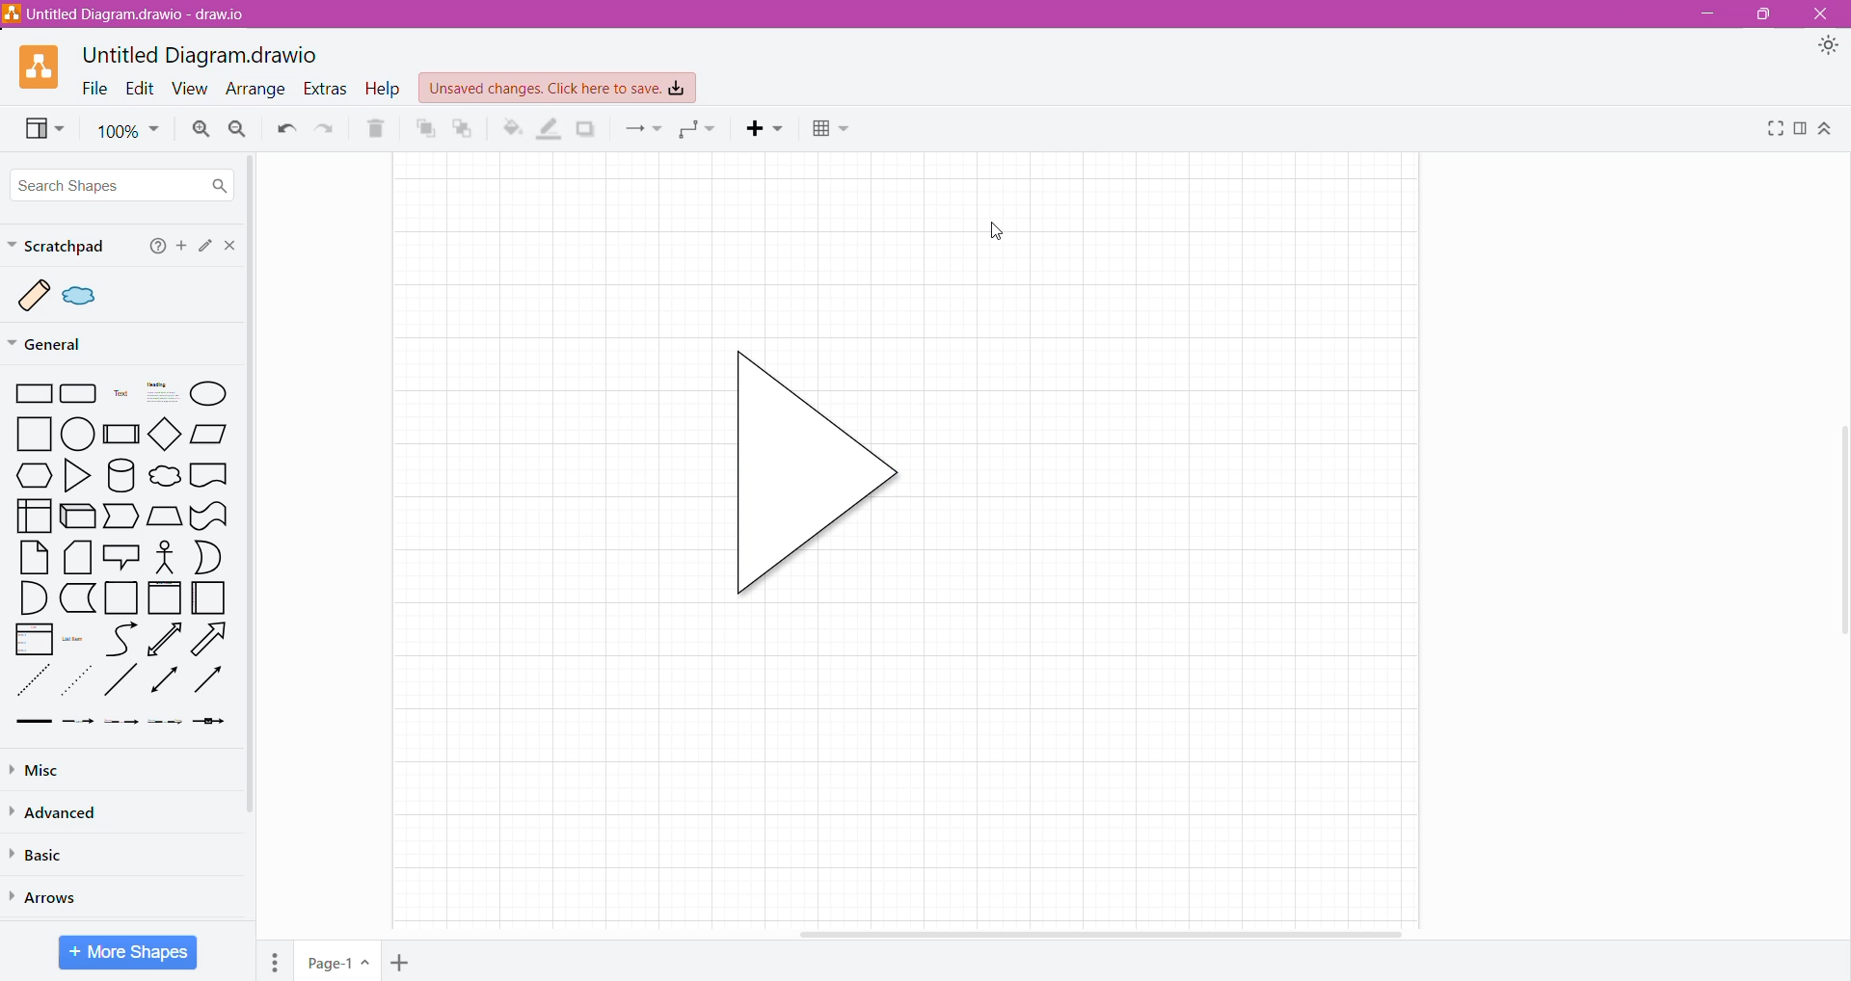 The height and width of the screenshot is (981, 1851). I want to click on Untitled Diagram.draw.io - draw.io, so click(129, 13).